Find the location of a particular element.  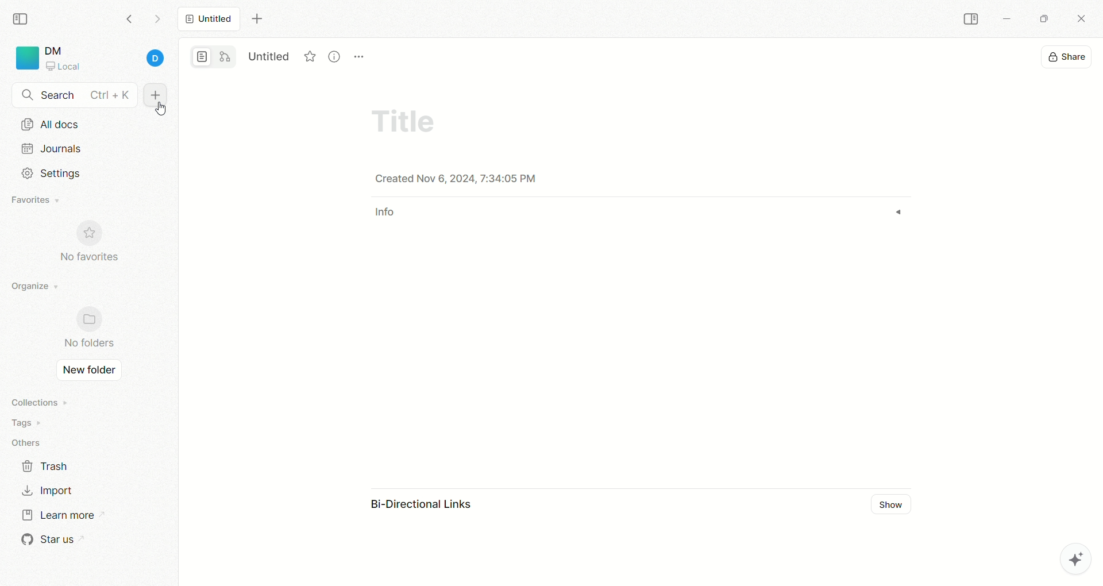

search is located at coordinates (75, 96).